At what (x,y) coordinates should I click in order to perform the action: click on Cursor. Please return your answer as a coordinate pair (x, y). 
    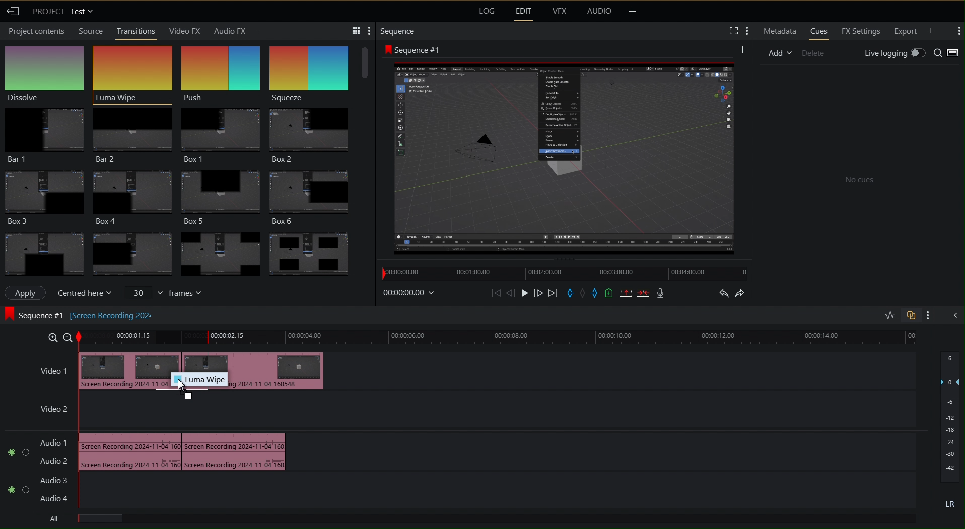
    Looking at the image, I should click on (184, 387).